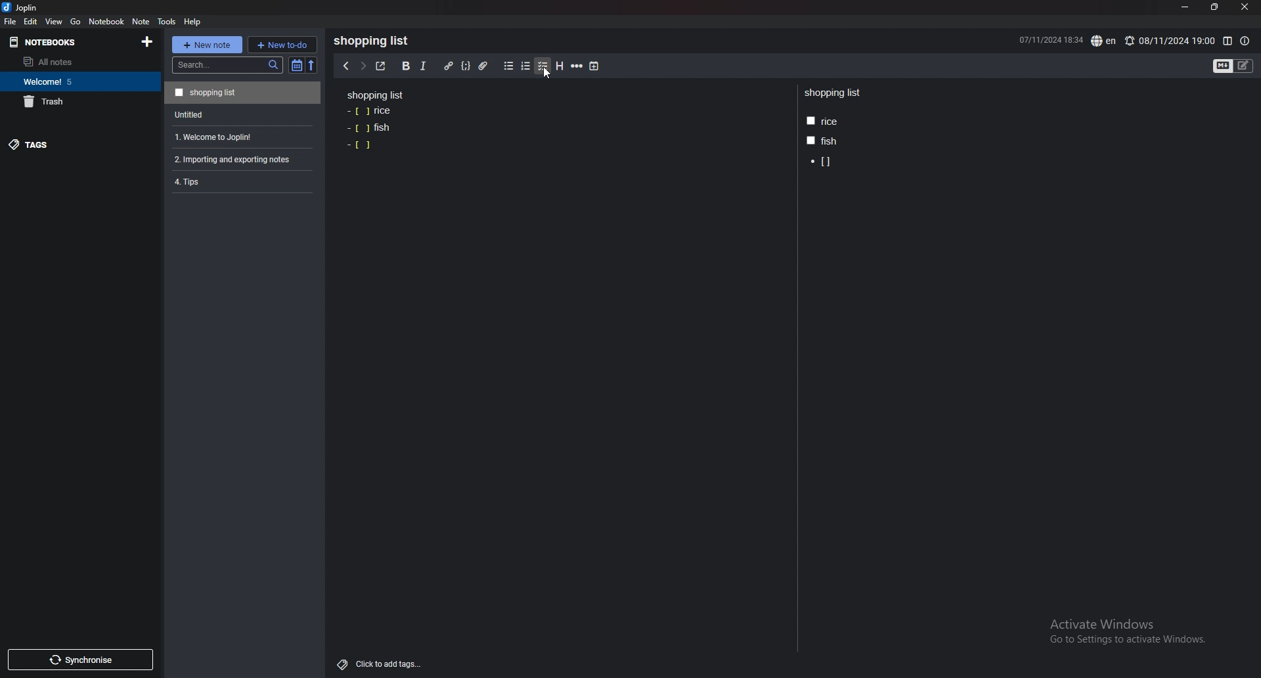  I want to click on 07/11/2024 1833, so click(1050, 39).